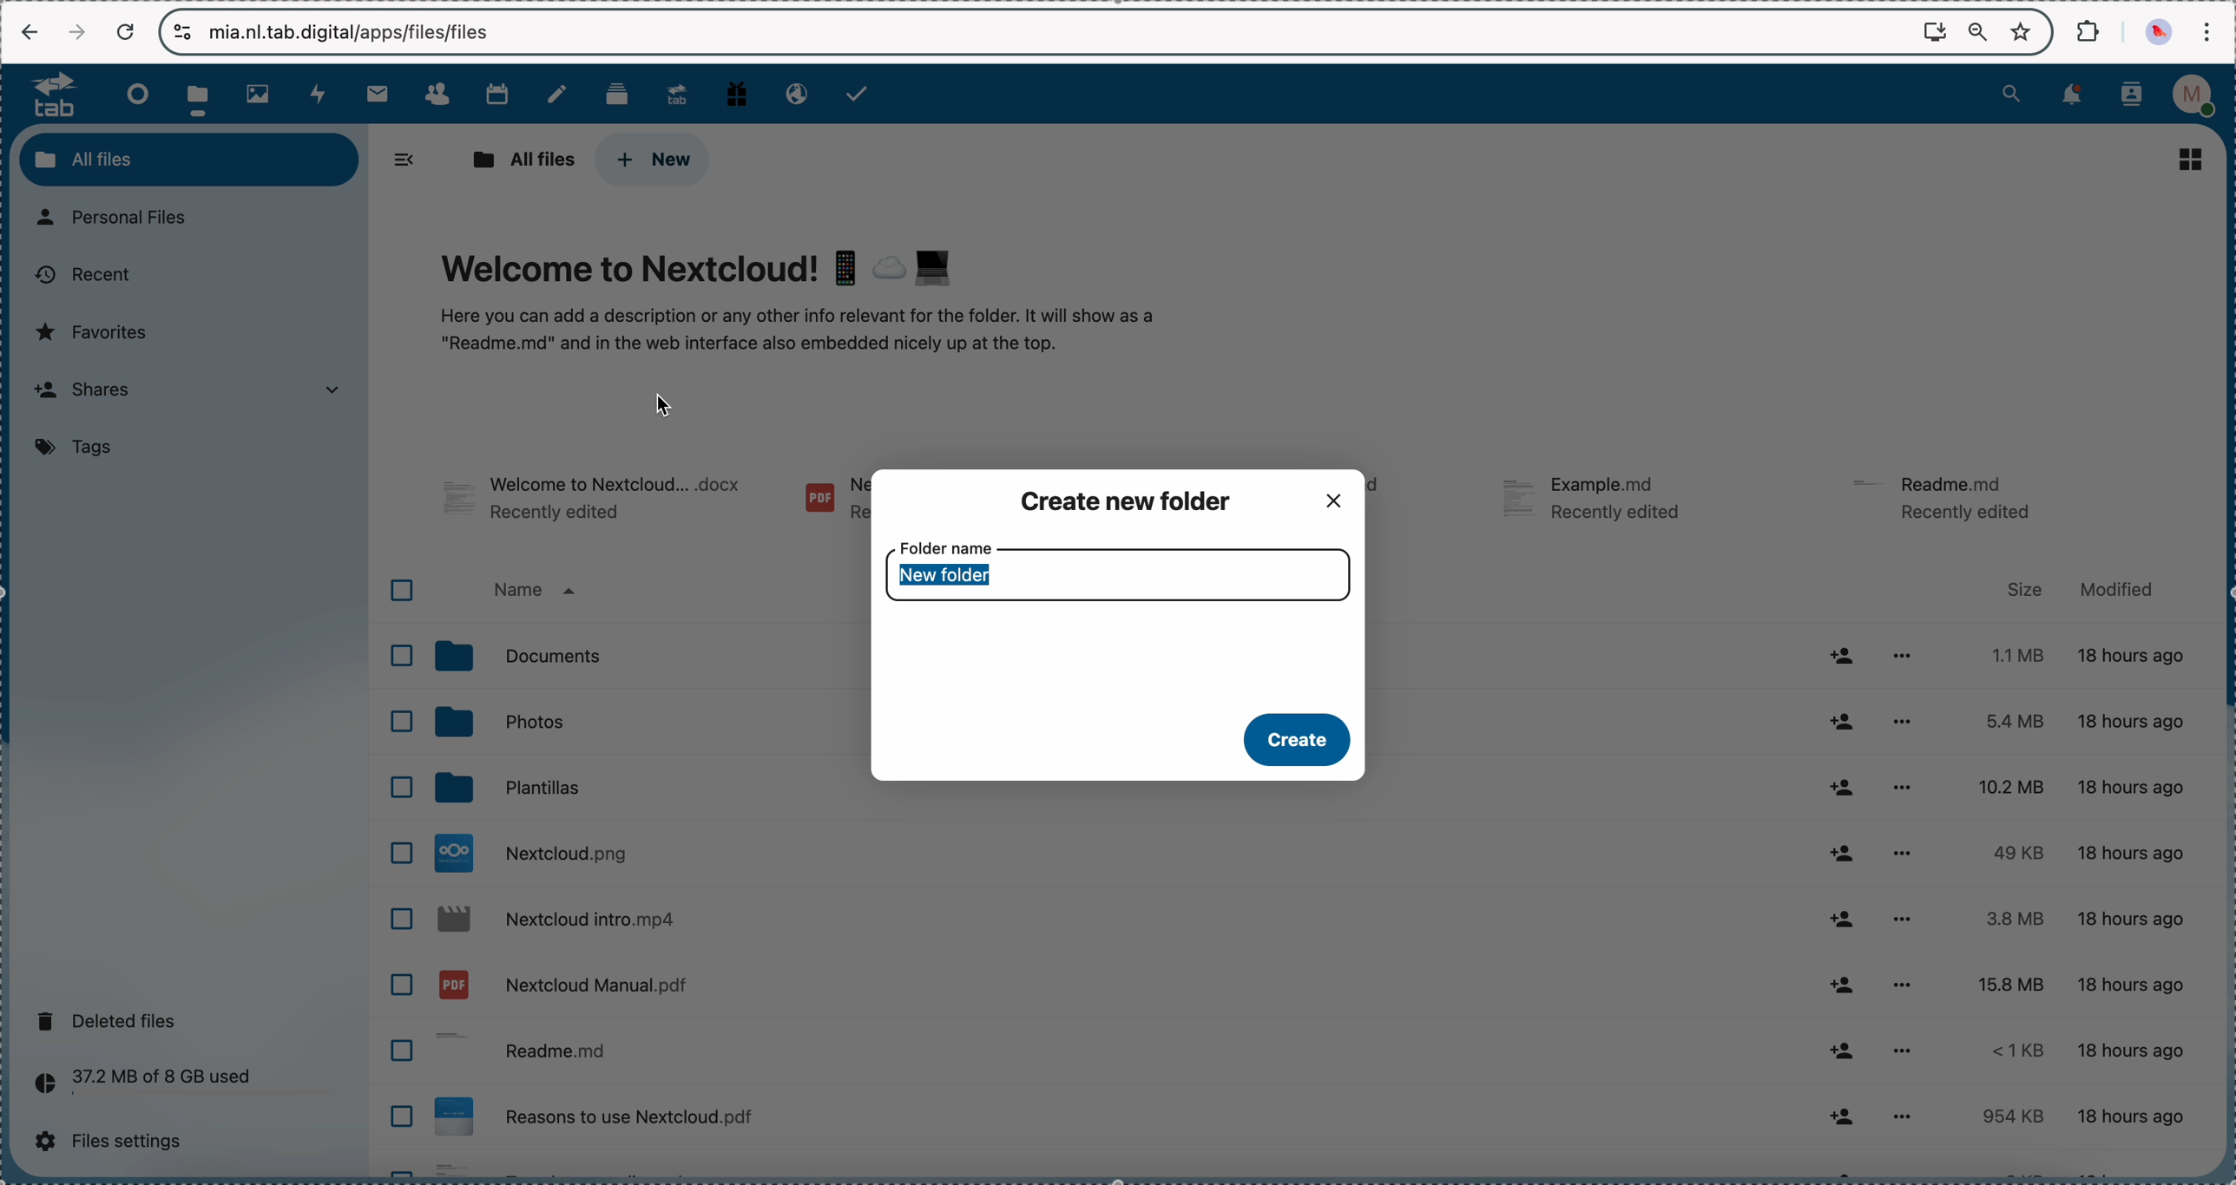  What do you see at coordinates (1904, 984) in the screenshot?
I see `more options` at bounding box center [1904, 984].